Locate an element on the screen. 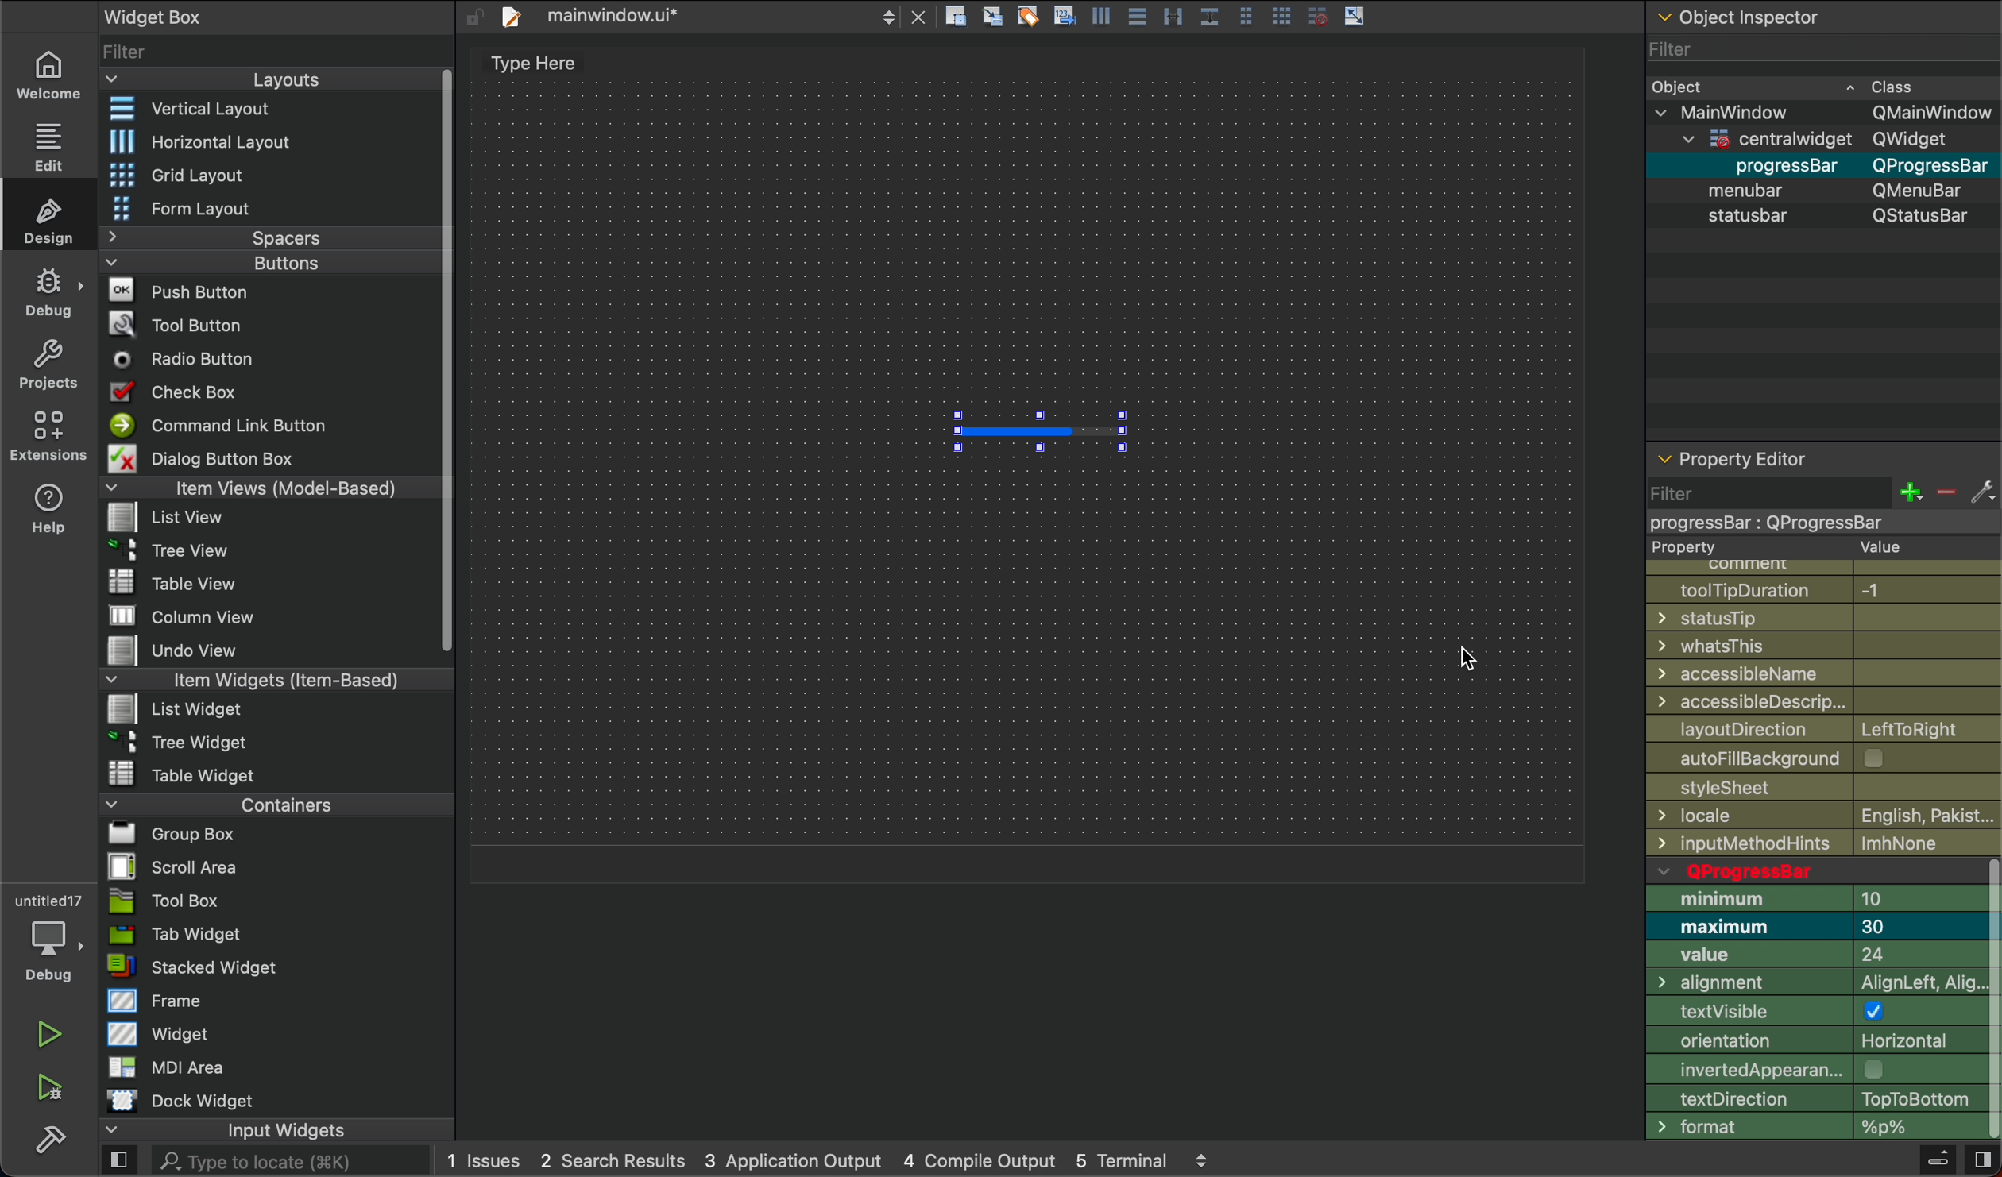 The height and width of the screenshot is (1177, 2002). widget list is located at coordinates (267, 49).